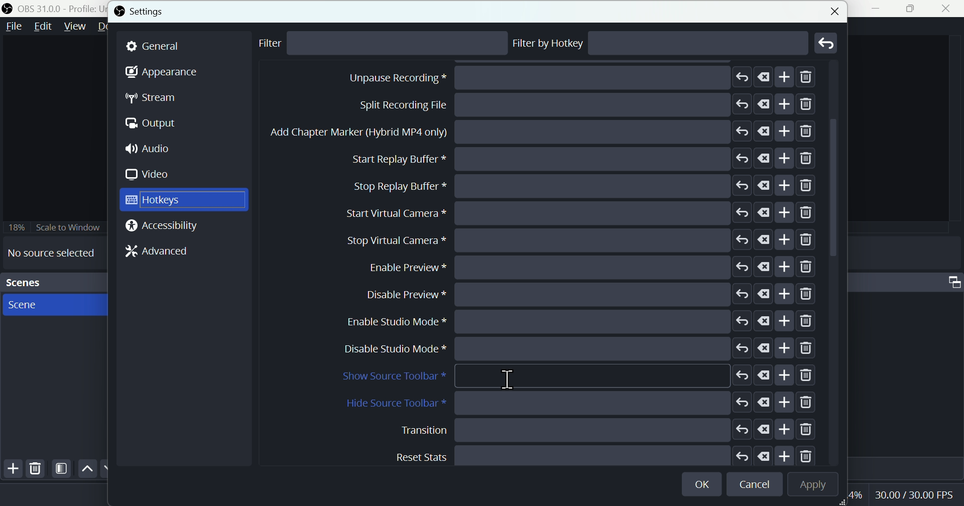 This screenshot has height=506, width=964. Describe the element at coordinates (110, 27) in the screenshot. I see `Docks` at that location.